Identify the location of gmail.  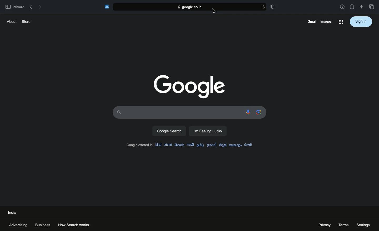
(311, 21).